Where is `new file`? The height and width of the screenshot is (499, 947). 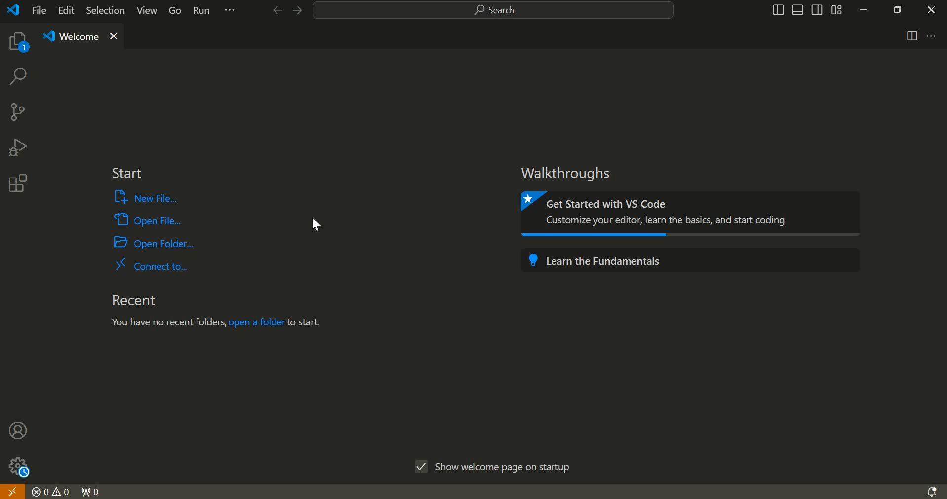
new file is located at coordinates (148, 197).